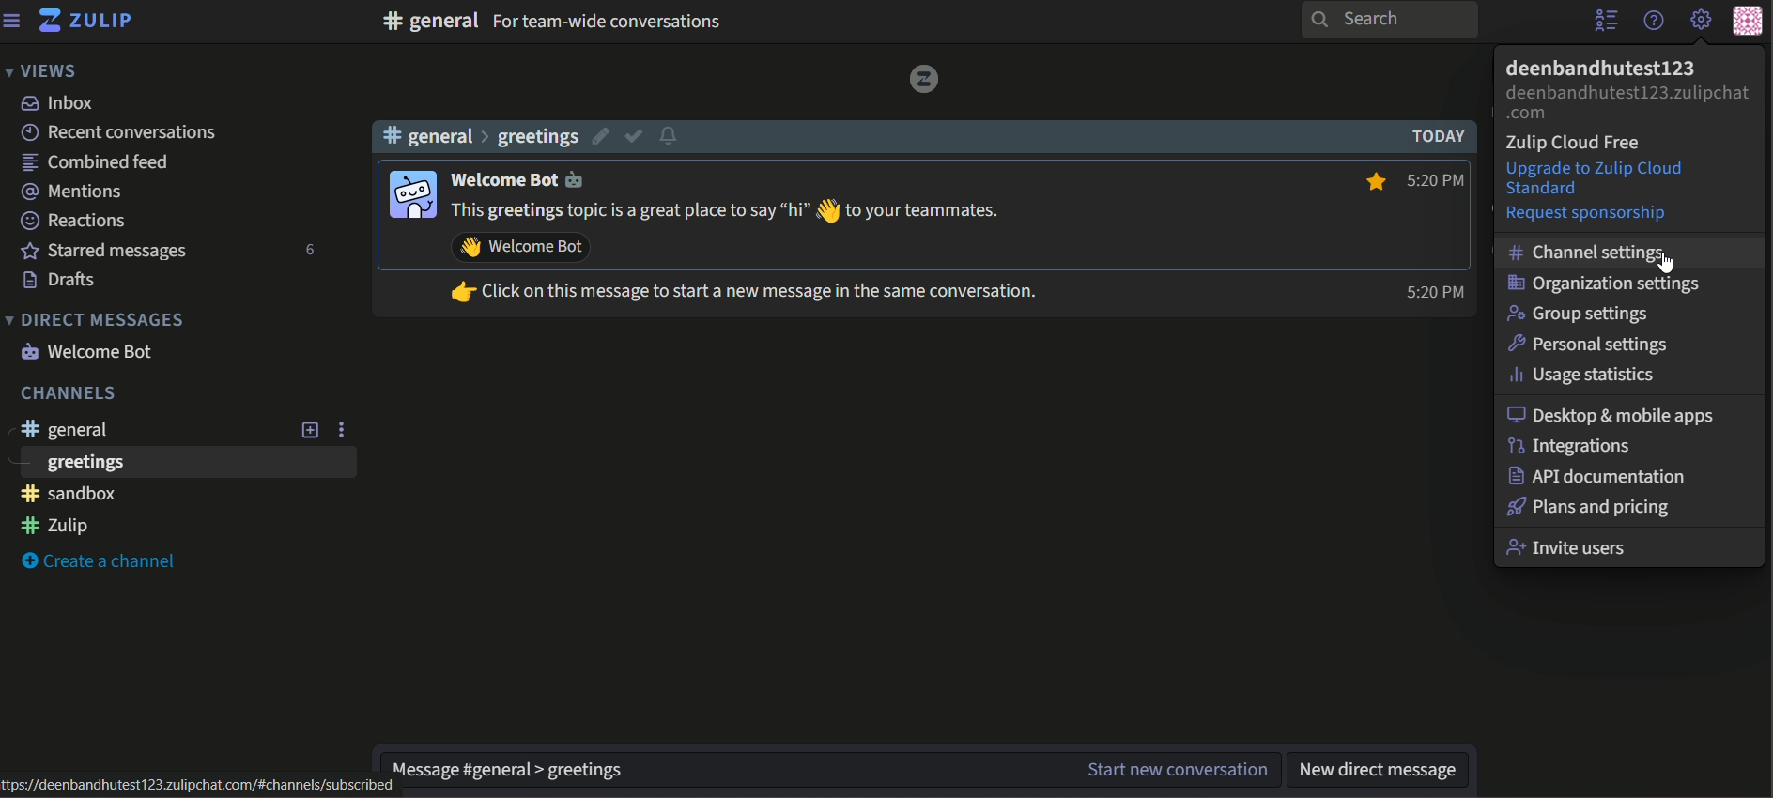 Image resolution: width=1773 pixels, height=798 pixels. I want to click on cursor, so click(1669, 264).